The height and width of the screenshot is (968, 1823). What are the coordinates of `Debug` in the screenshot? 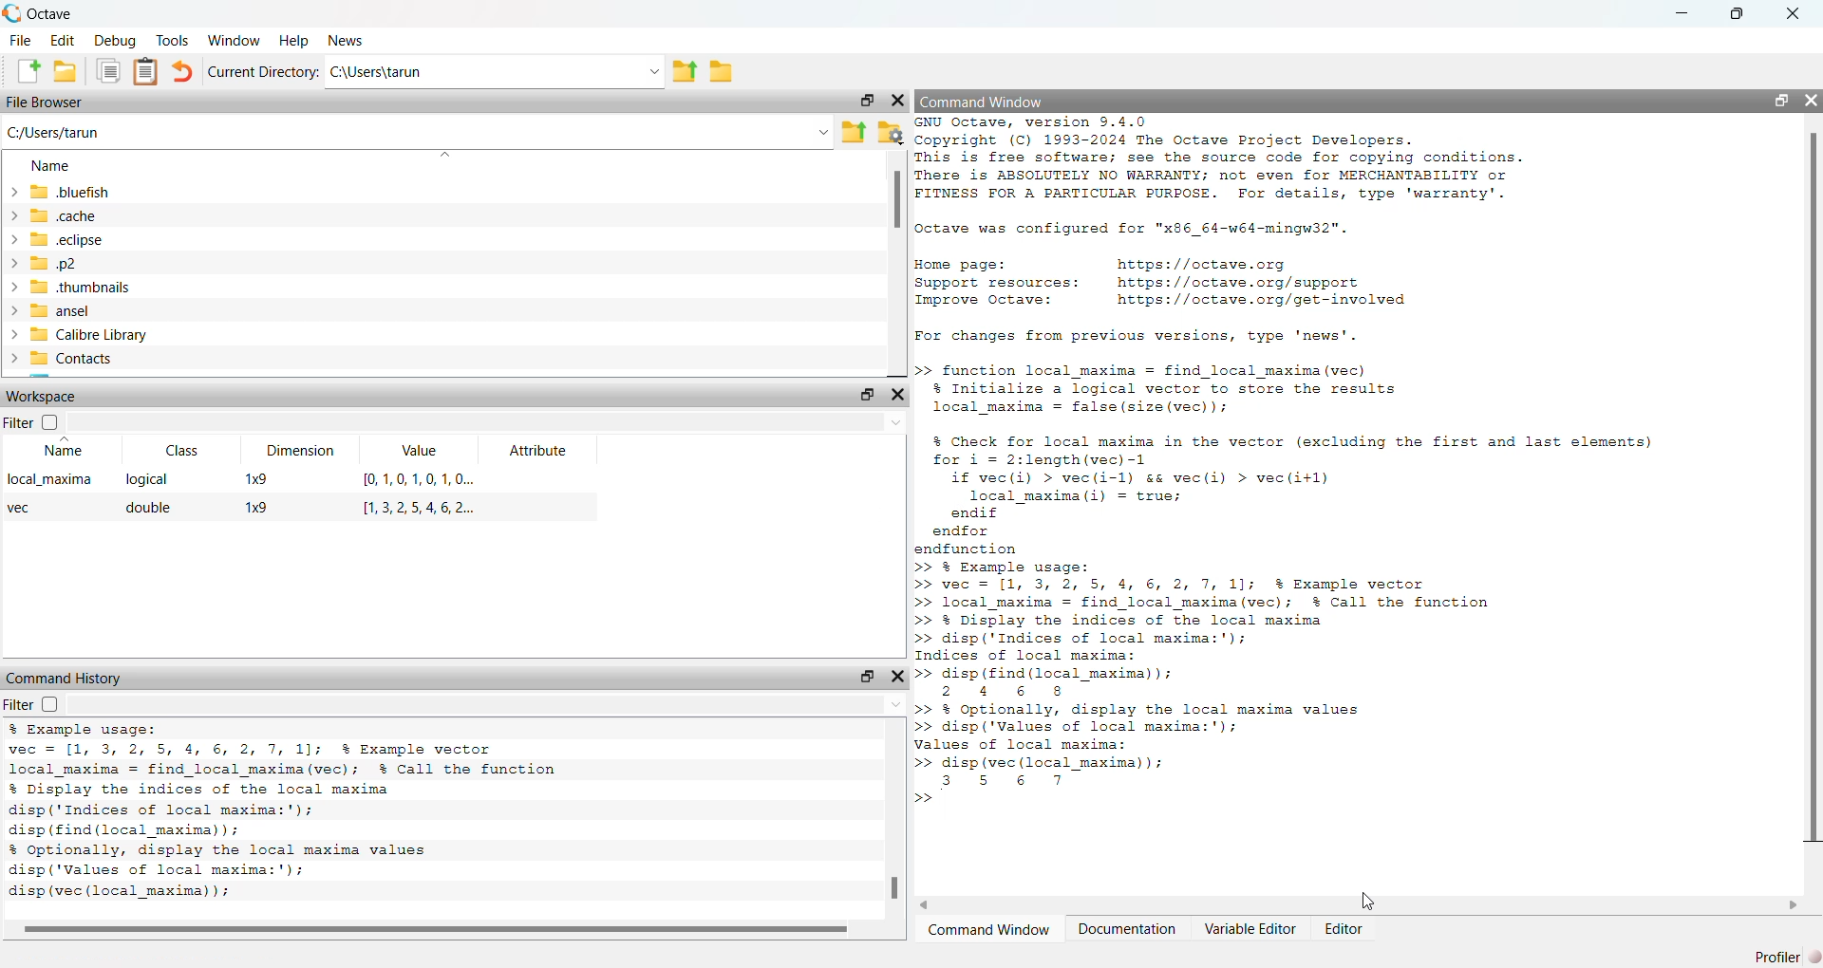 It's located at (116, 40).